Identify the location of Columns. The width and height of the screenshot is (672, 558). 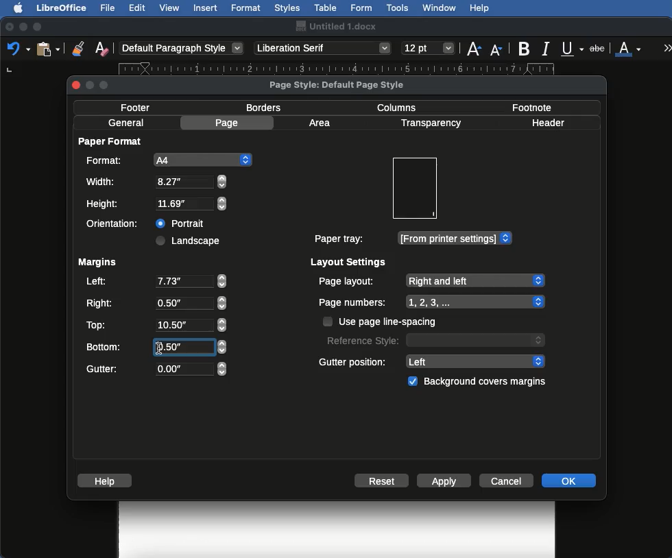
(400, 106).